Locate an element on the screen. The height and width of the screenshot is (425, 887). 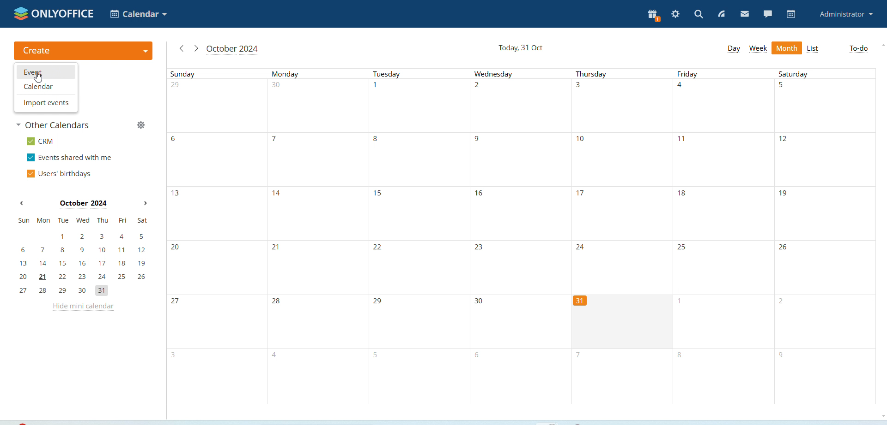
hide mini calendar is located at coordinates (83, 307).